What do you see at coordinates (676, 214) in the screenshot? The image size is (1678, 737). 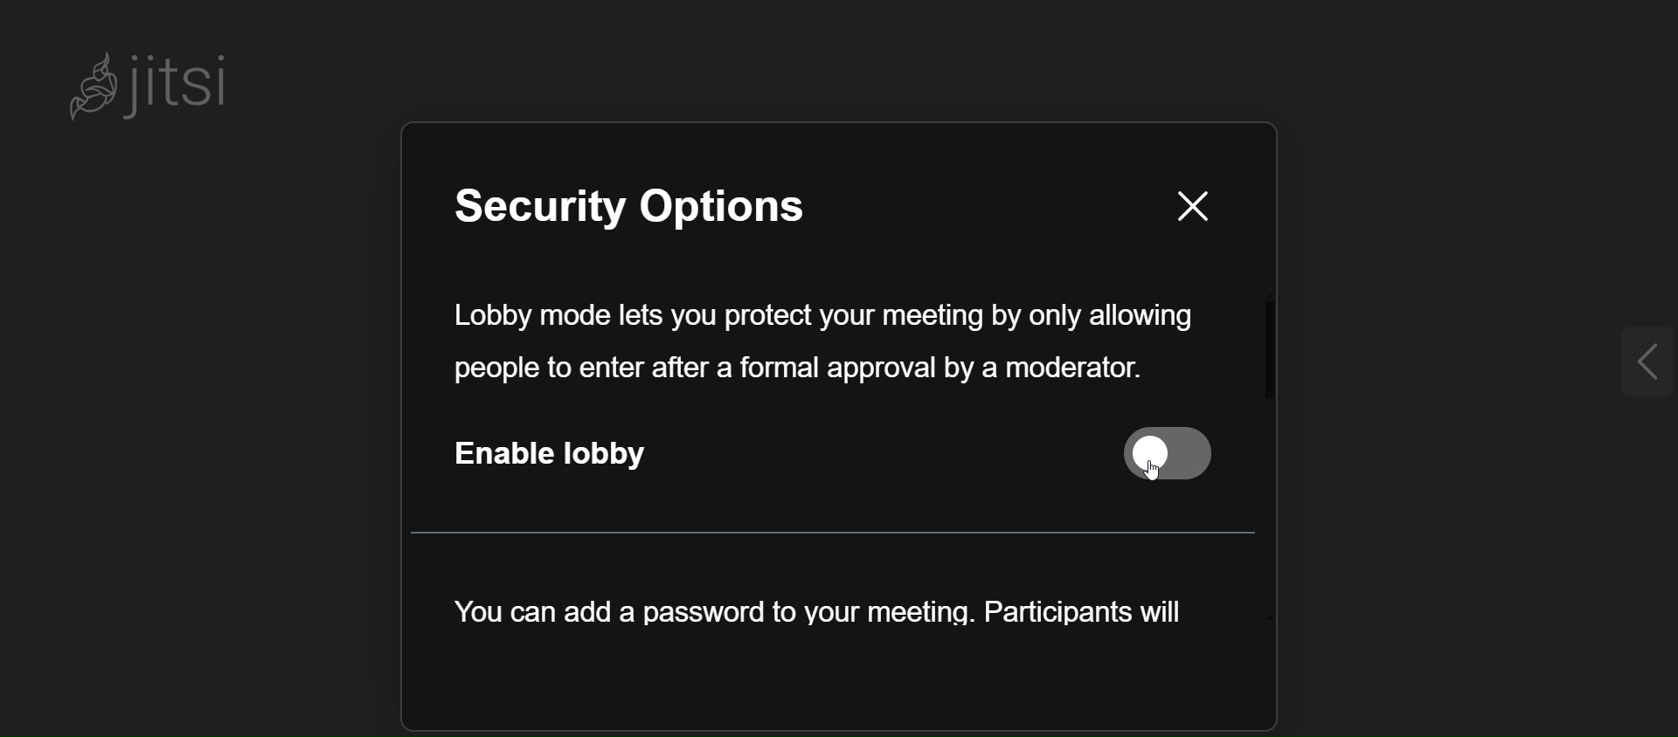 I see `security options` at bounding box center [676, 214].